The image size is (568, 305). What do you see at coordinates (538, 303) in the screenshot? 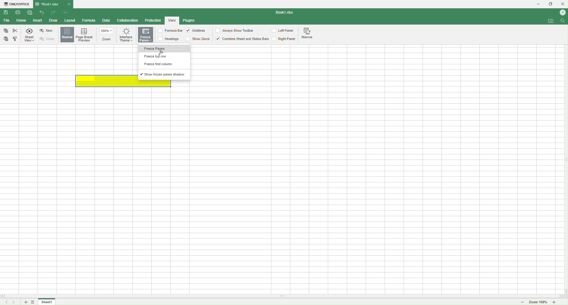
I see `Zoom 100%` at bounding box center [538, 303].